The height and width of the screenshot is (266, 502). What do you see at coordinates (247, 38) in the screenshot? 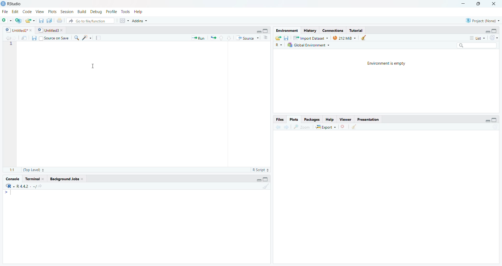
I see `source` at bounding box center [247, 38].